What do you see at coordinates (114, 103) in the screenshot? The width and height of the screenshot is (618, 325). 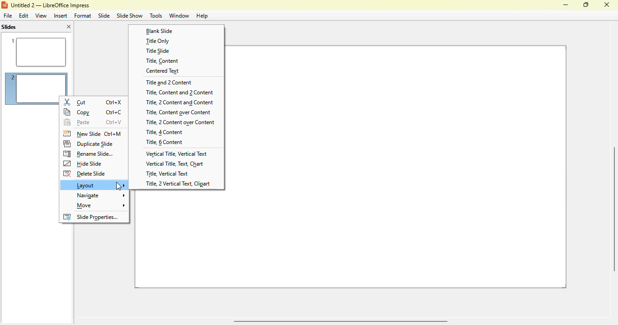 I see `shortcut for cut` at bounding box center [114, 103].